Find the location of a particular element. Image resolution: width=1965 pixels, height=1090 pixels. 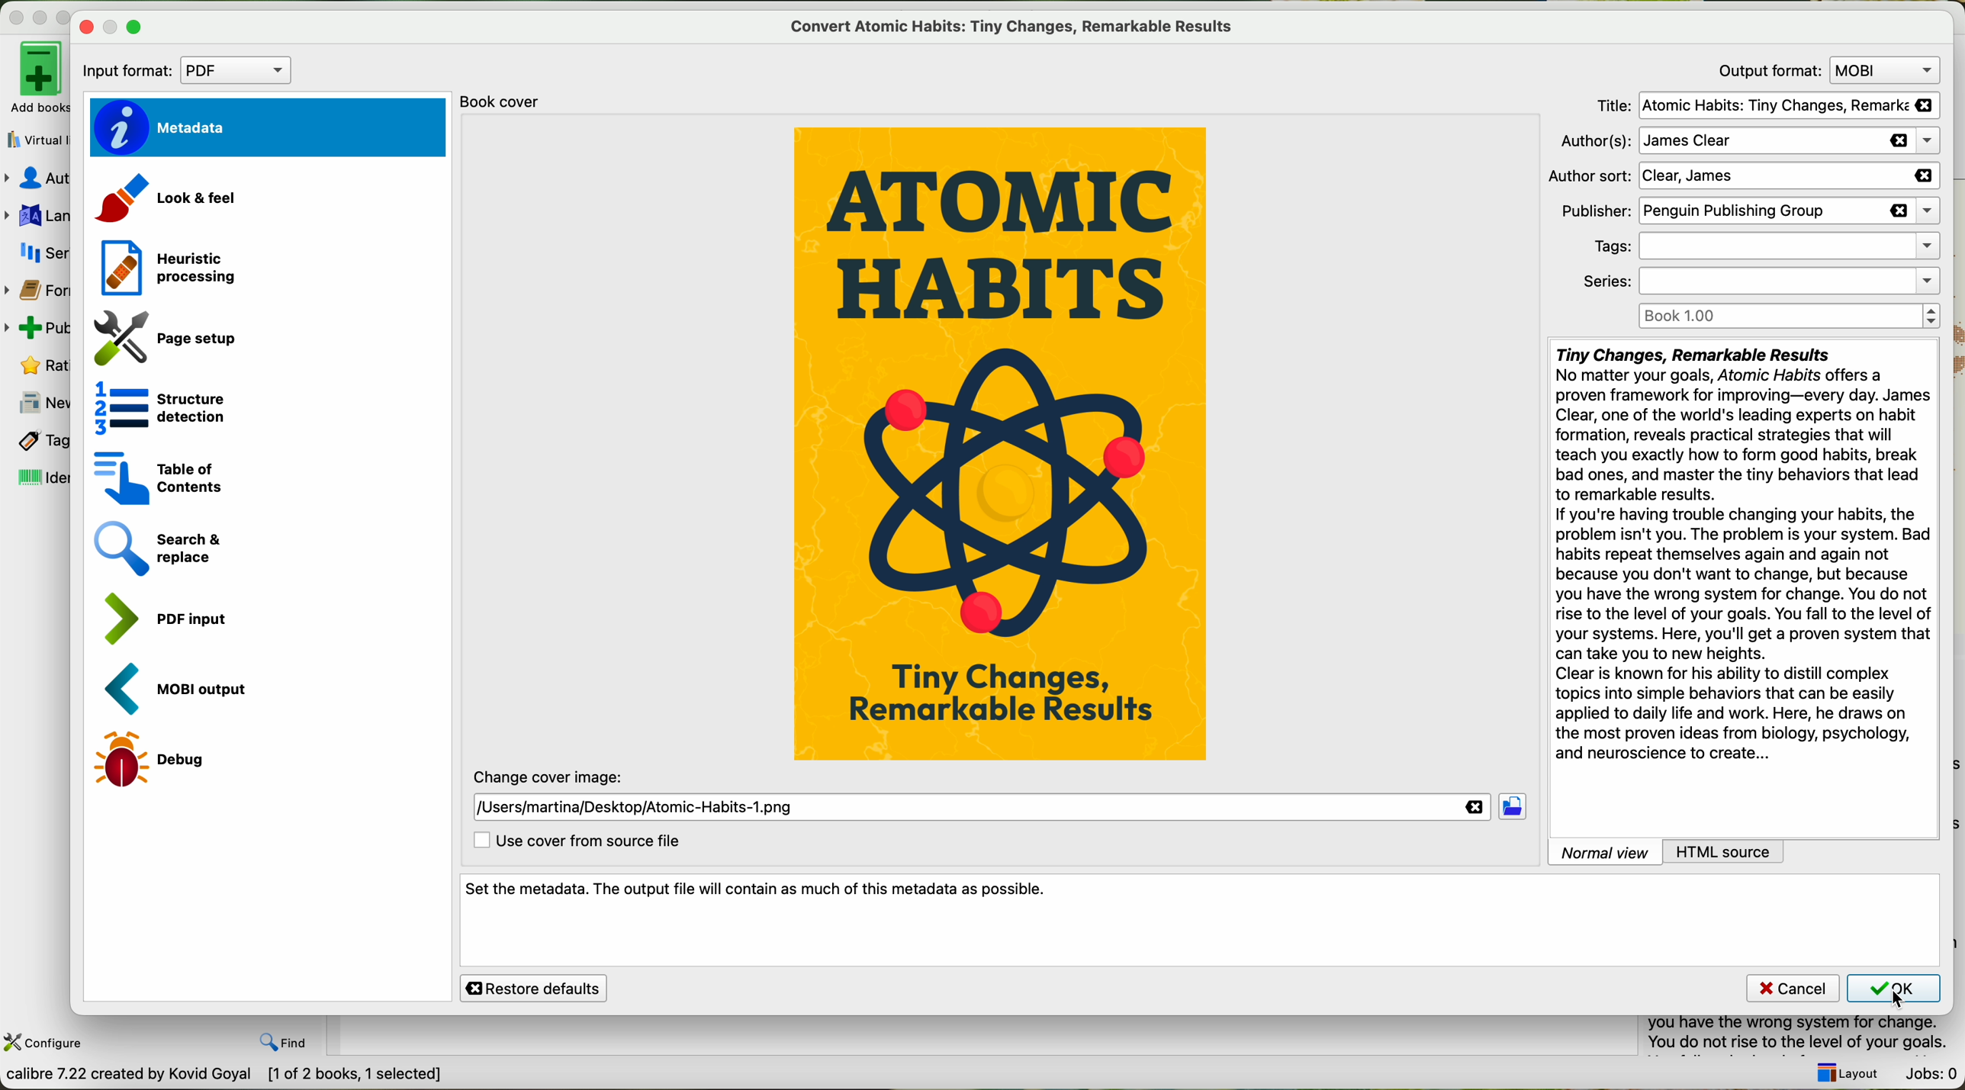

look and feel is located at coordinates (173, 198).